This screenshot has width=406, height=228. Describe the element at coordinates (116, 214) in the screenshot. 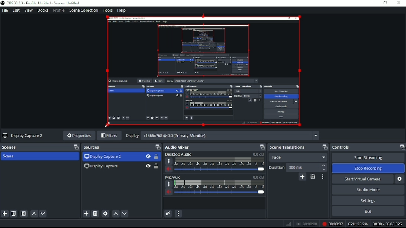

I see `Move source(s) up` at that location.